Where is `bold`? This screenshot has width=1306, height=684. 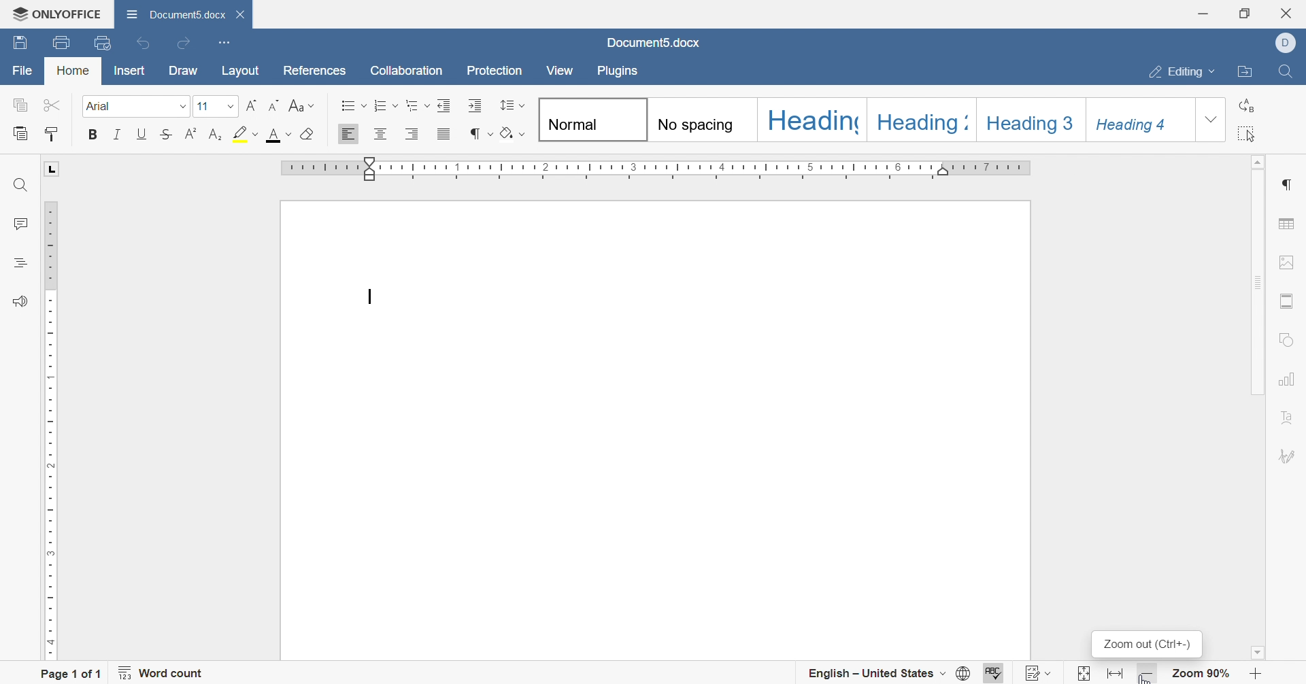
bold is located at coordinates (95, 136).